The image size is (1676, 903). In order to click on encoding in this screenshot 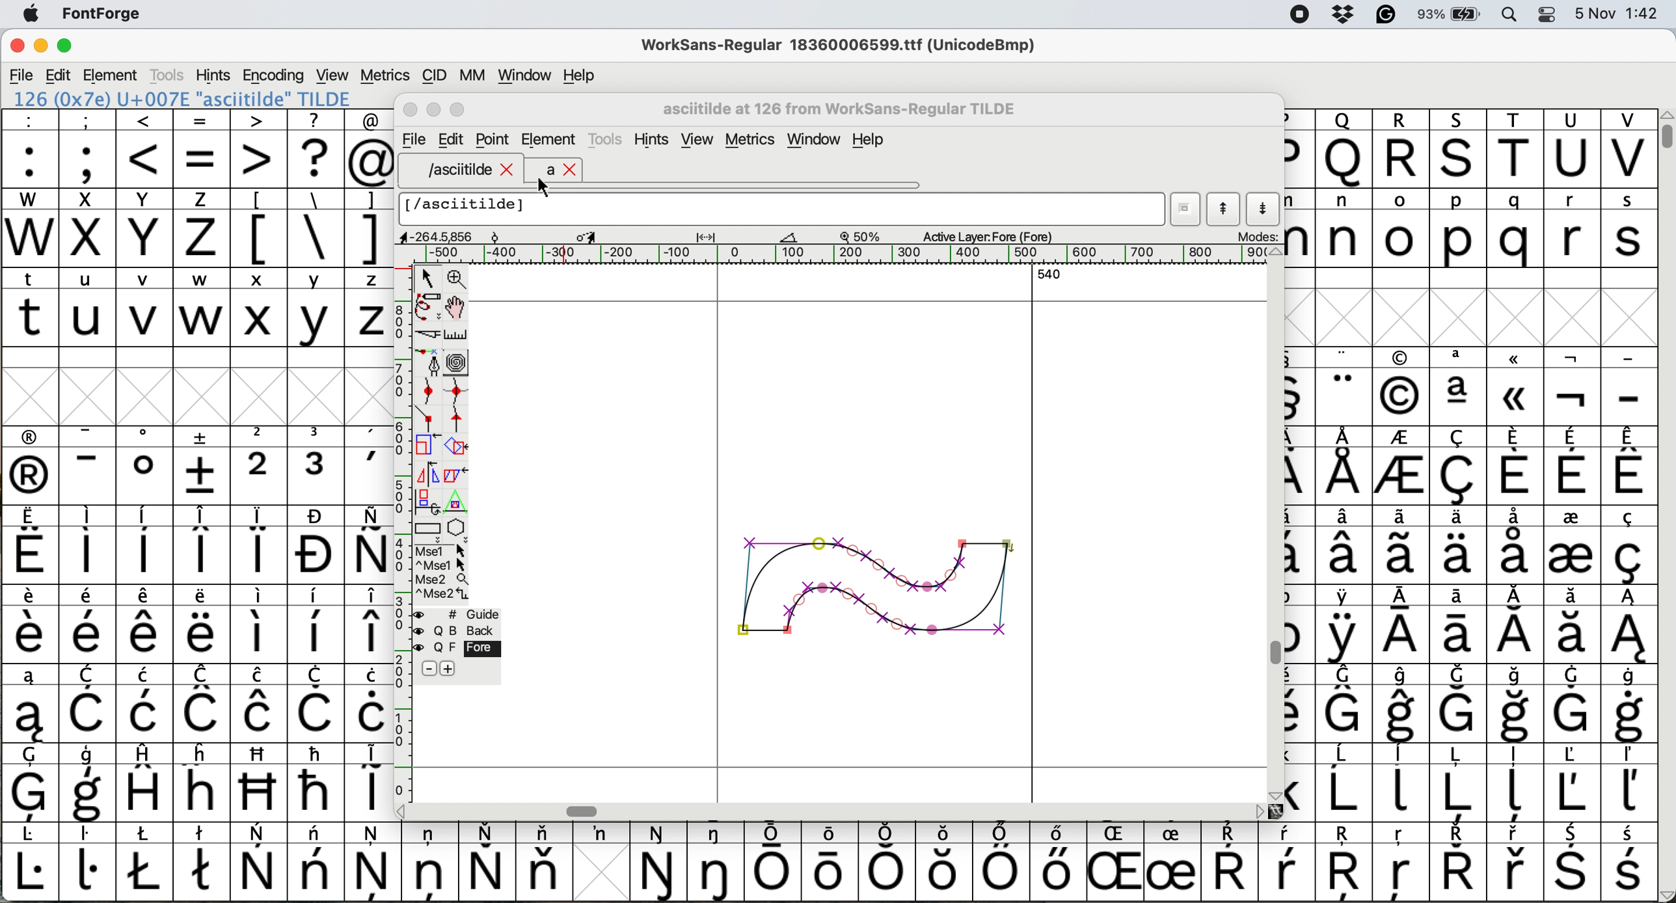, I will do `click(275, 75)`.